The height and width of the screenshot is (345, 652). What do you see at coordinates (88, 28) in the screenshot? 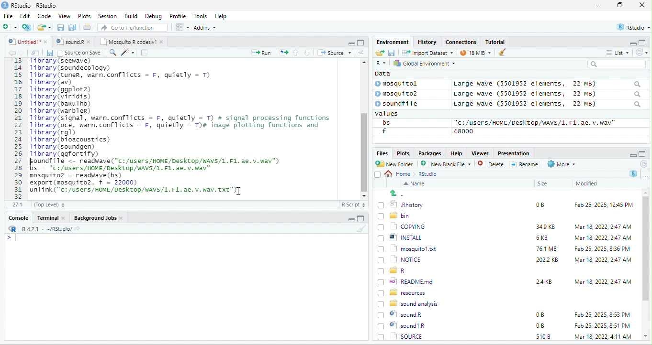
I see `open` at bounding box center [88, 28].